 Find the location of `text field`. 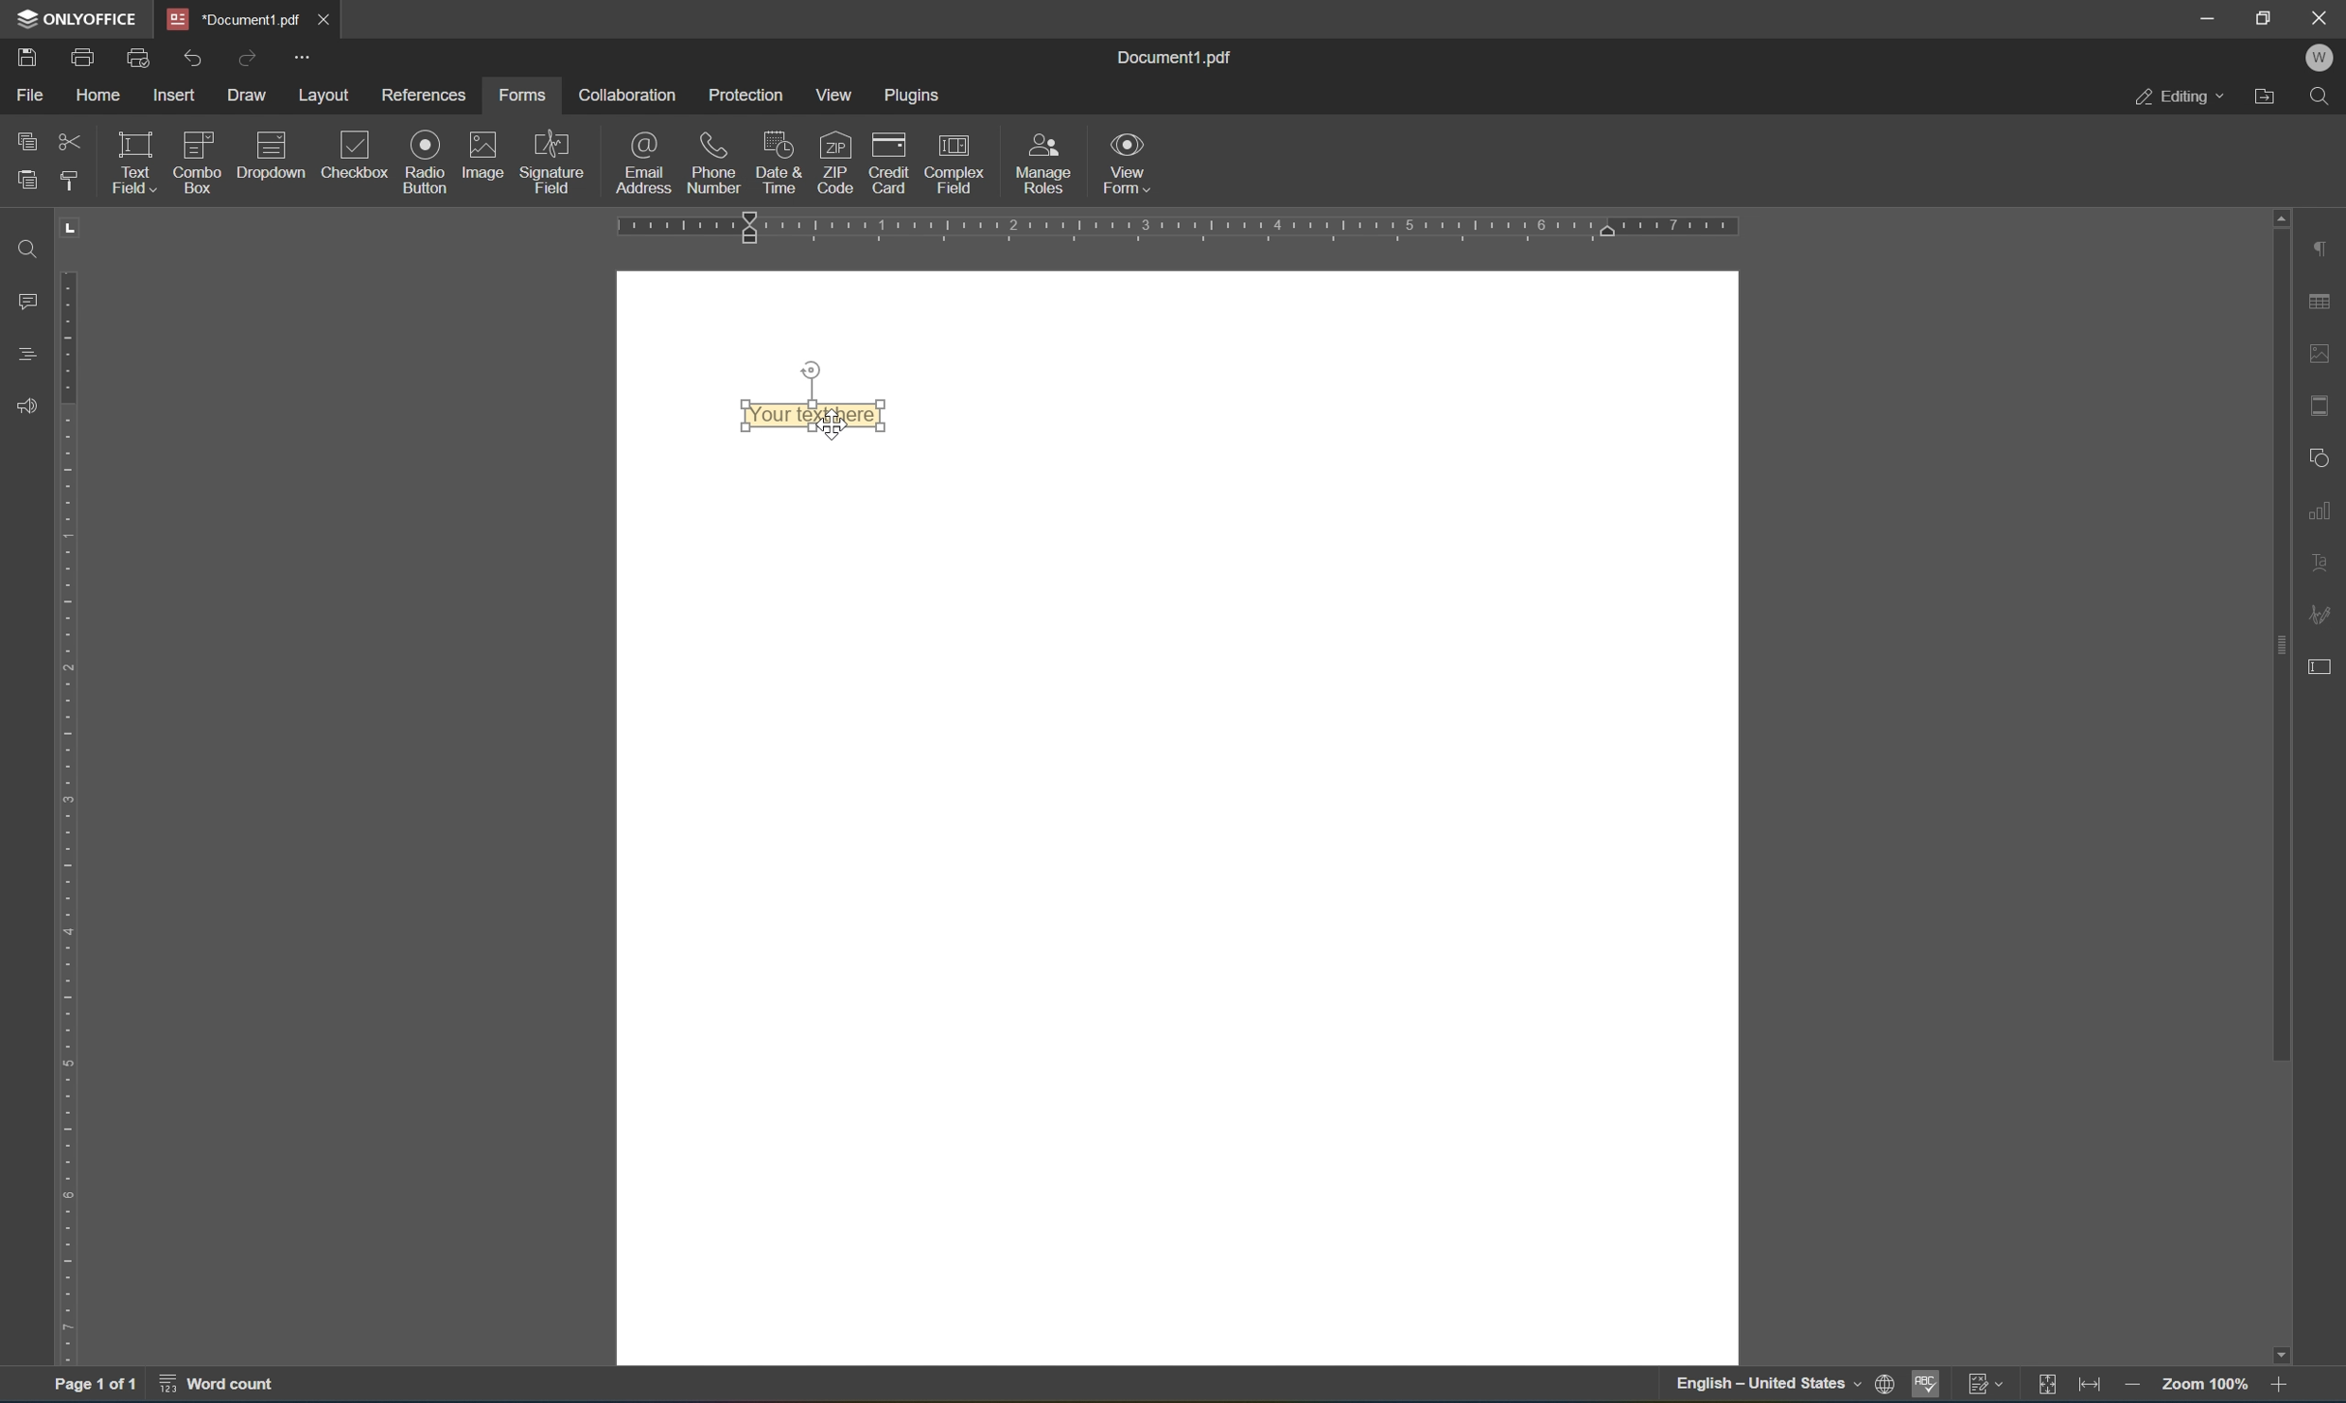

text field is located at coordinates (132, 161).